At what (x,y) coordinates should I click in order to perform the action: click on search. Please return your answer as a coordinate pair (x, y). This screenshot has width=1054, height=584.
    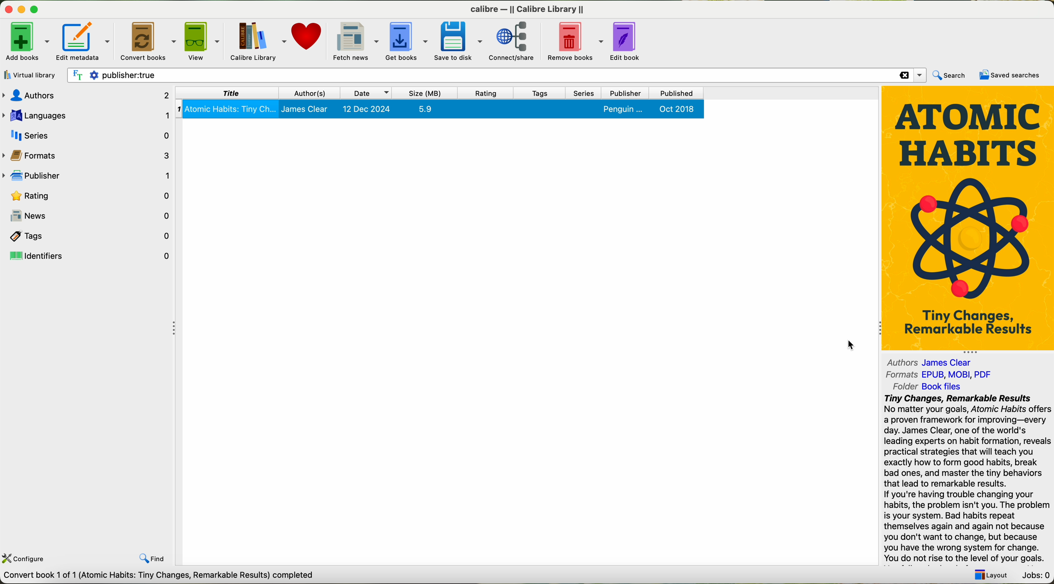
    Looking at the image, I should click on (950, 75).